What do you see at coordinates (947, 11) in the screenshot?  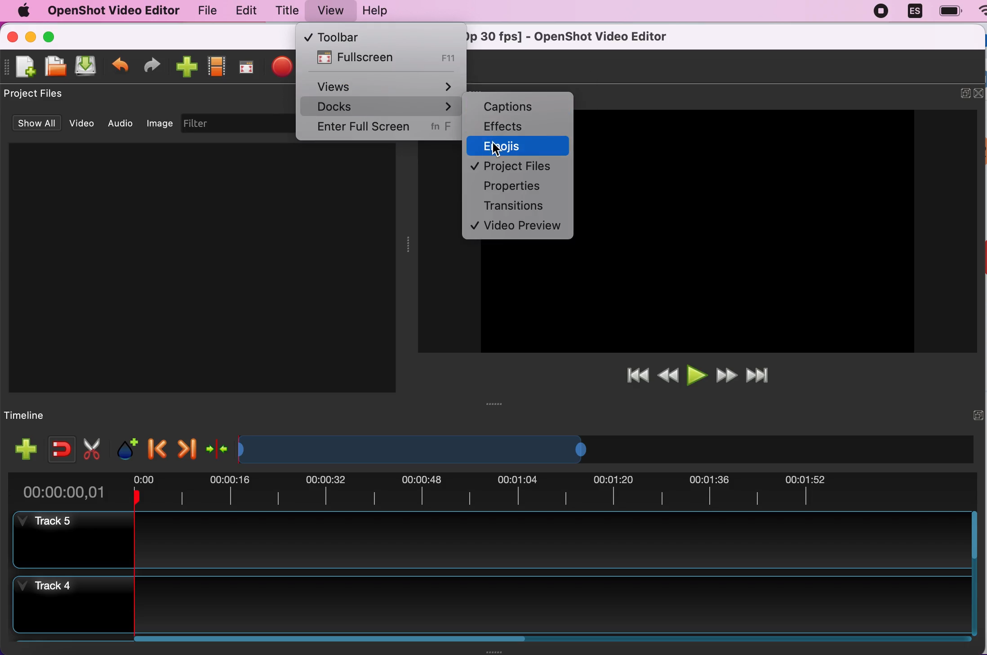 I see `battery` at bounding box center [947, 11].